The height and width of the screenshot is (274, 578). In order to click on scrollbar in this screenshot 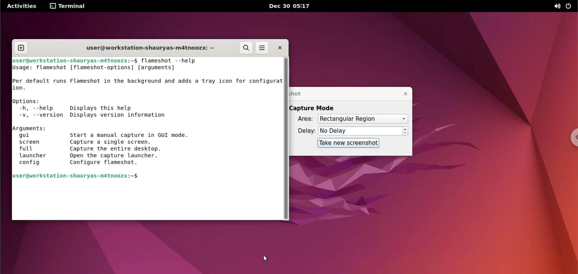, I will do `click(286, 139)`.